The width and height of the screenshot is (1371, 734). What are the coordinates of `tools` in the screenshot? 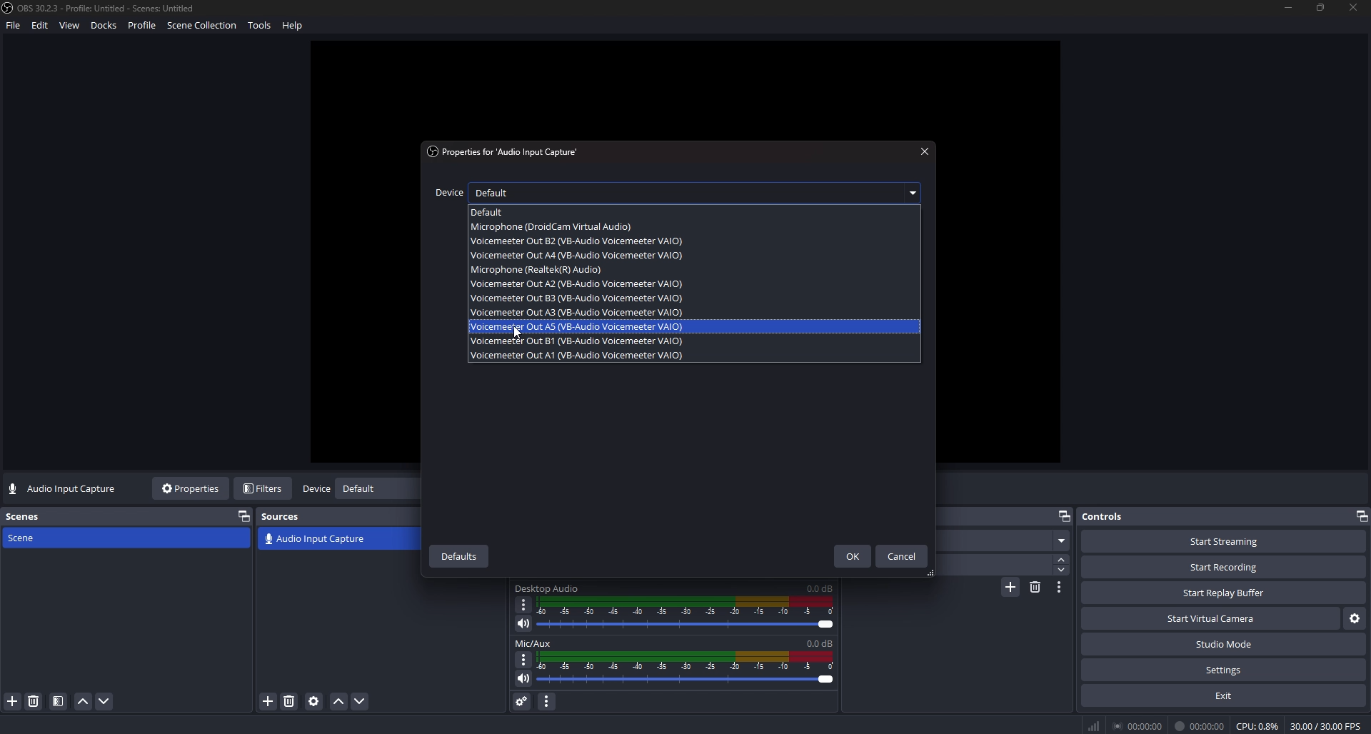 It's located at (263, 28).